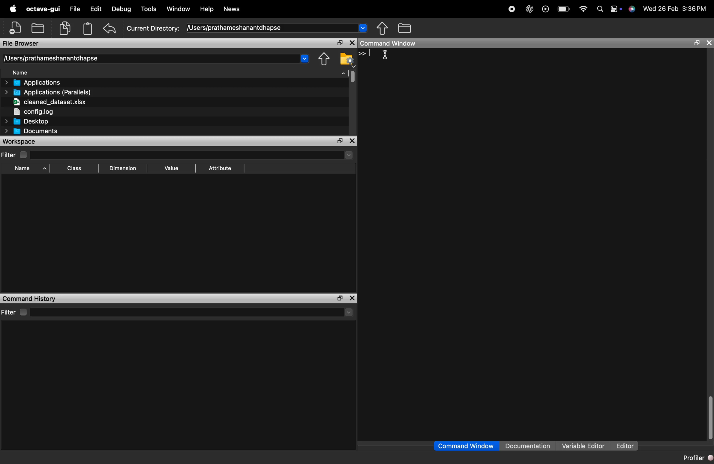 The height and width of the screenshot is (464, 714). What do you see at coordinates (350, 77) in the screenshot?
I see `vertical scrollbar` at bounding box center [350, 77].